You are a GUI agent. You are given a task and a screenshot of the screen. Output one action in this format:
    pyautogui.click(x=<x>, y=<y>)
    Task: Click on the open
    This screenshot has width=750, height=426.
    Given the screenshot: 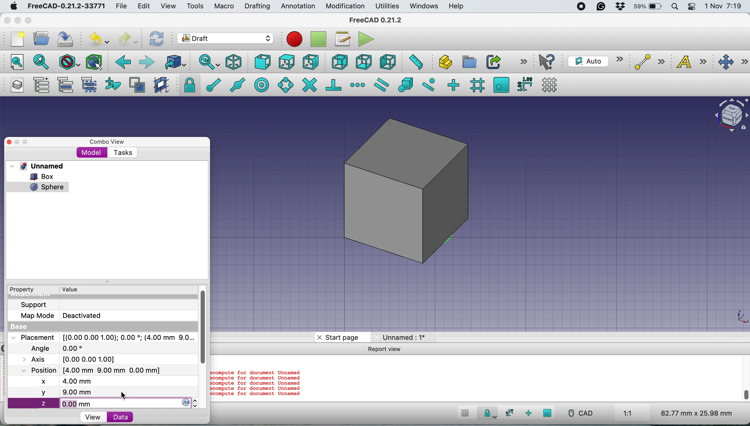 What is the action you would take?
    pyautogui.click(x=44, y=38)
    